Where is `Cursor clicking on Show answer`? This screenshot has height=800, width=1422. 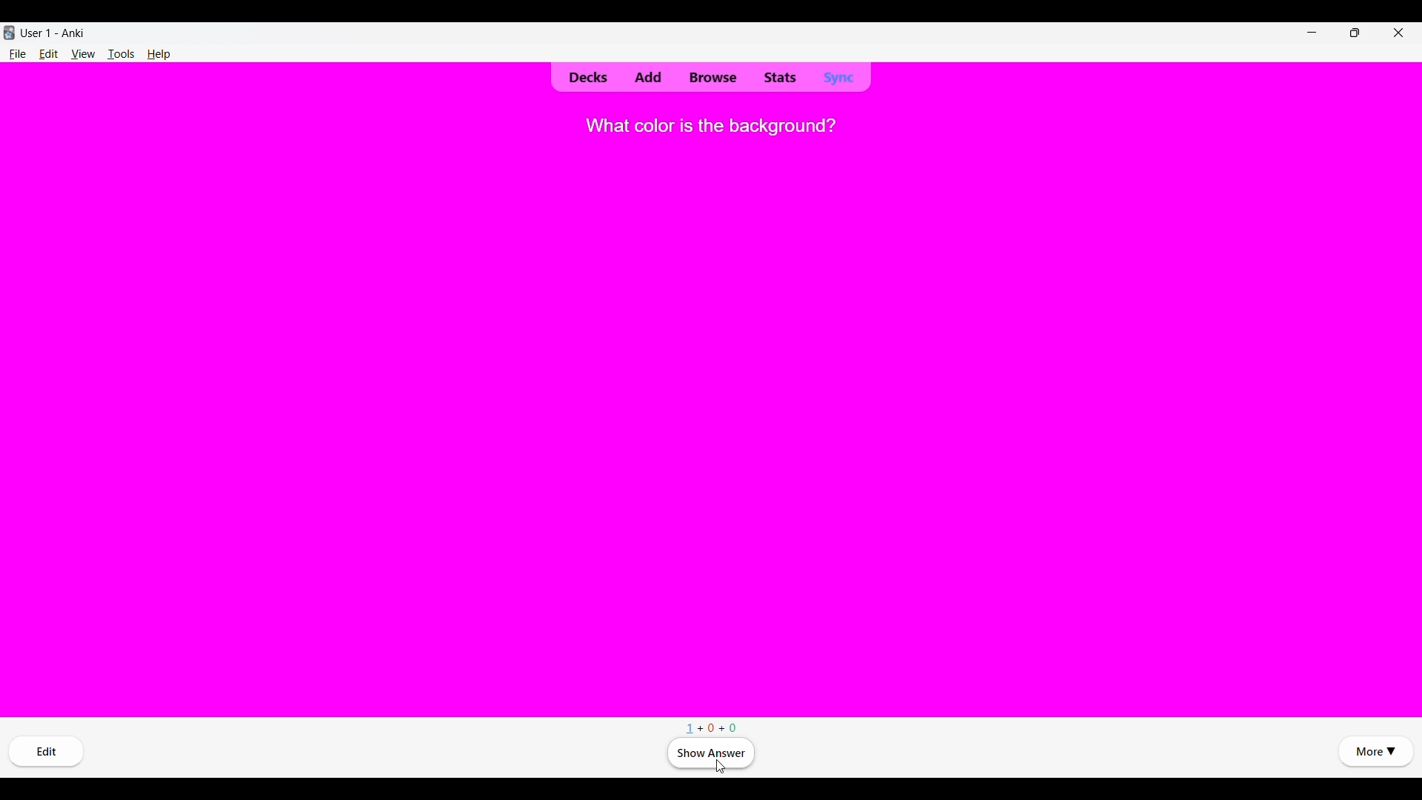
Cursor clicking on Show answer is located at coordinates (721, 767).